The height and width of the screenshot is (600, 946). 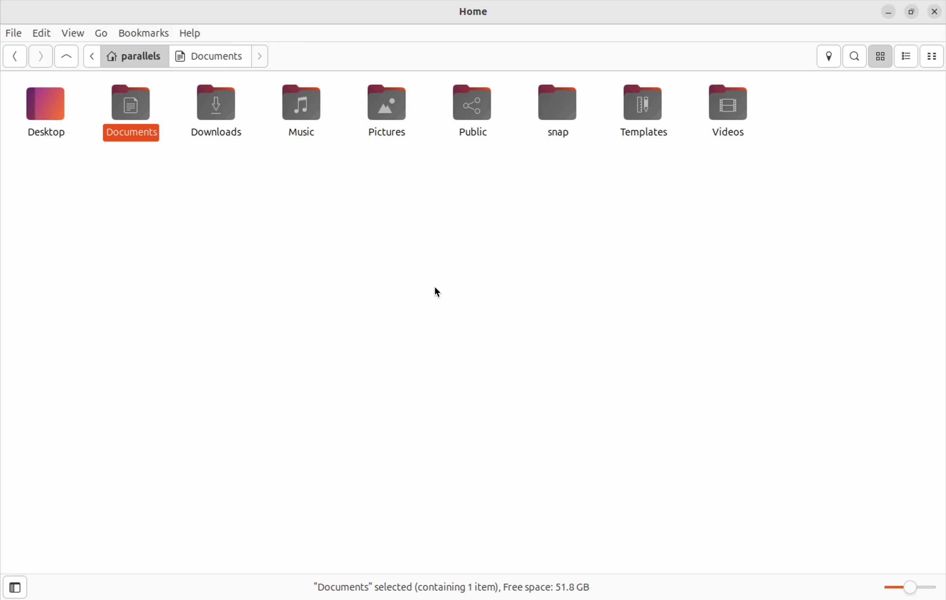 What do you see at coordinates (913, 12) in the screenshot?
I see `resize` at bounding box center [913, 12].